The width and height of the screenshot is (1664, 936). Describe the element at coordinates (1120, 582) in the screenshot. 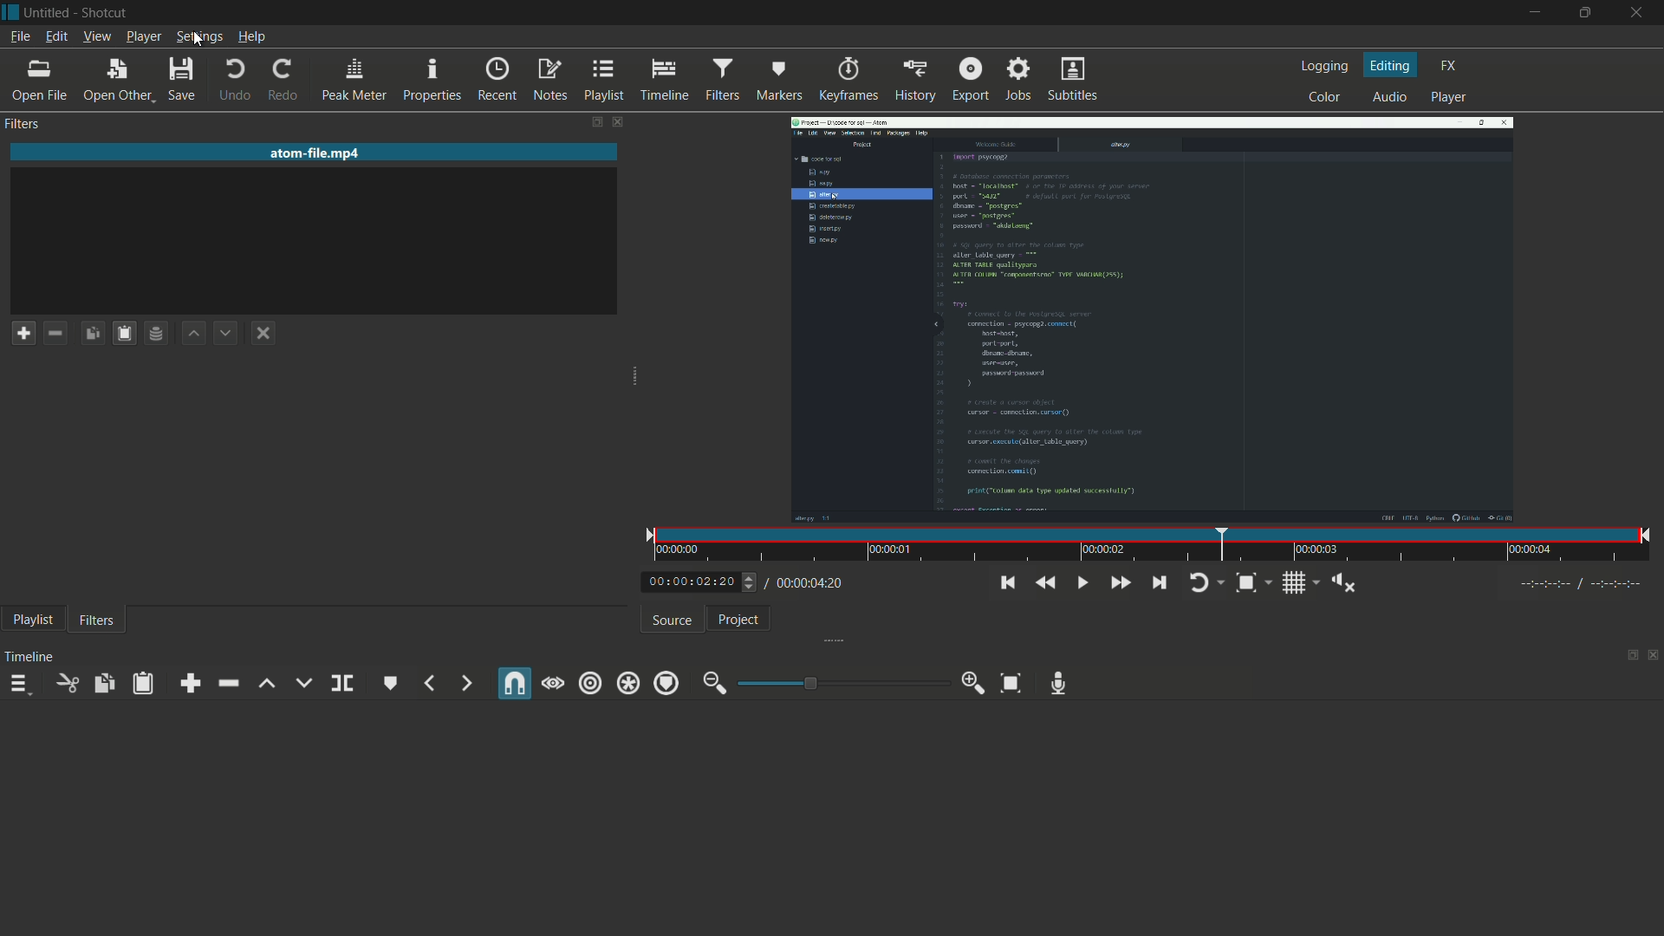

I see `quickly play forward` at that location.